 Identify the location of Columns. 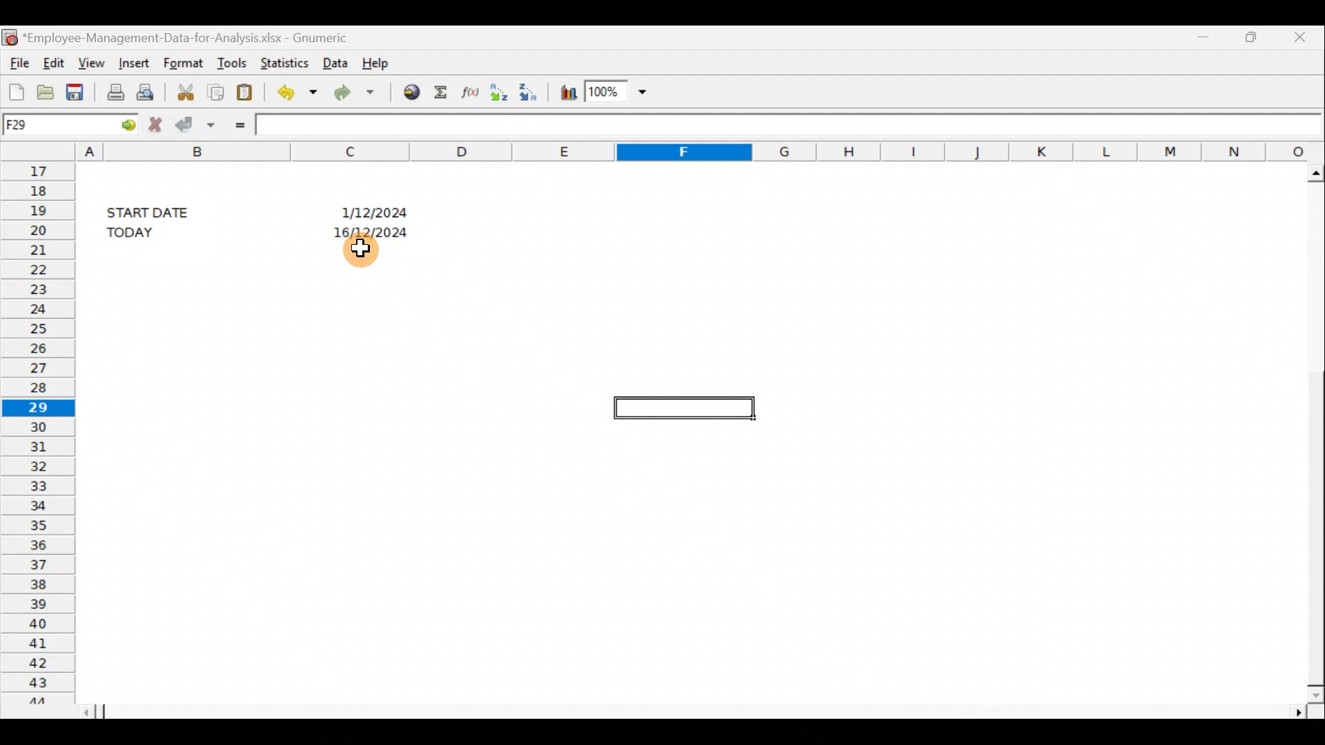
(700, 150).